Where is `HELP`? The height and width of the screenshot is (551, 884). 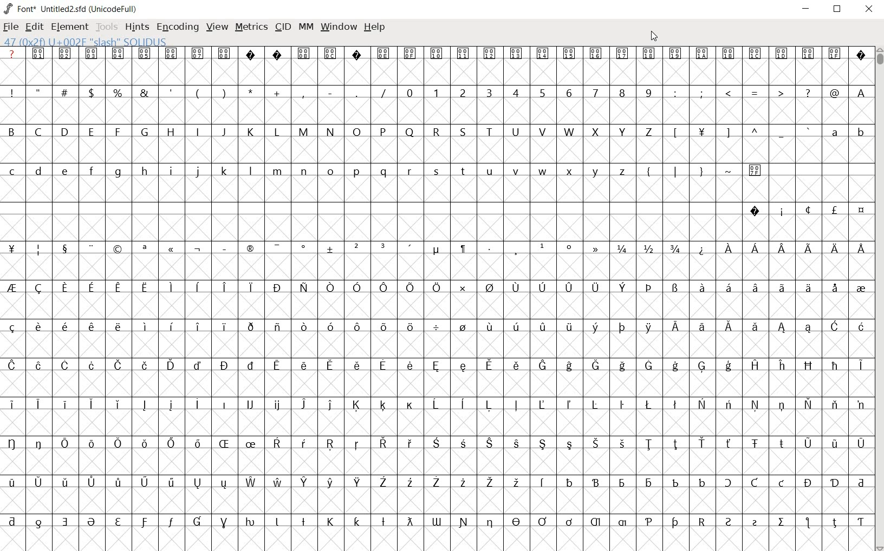
HELP is located at coordinates (375, 28).